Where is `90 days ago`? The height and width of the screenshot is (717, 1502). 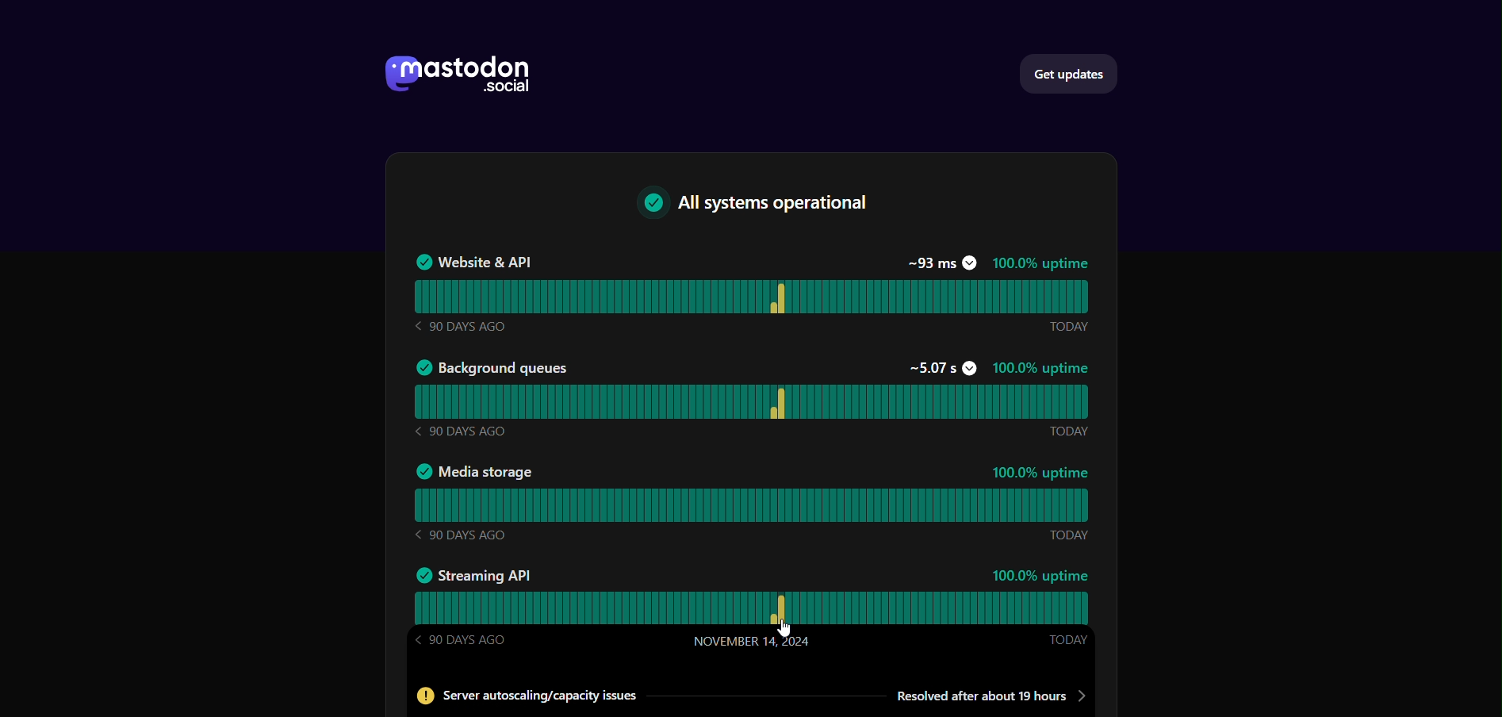
90 days ago is located at coordinates (463, 640).